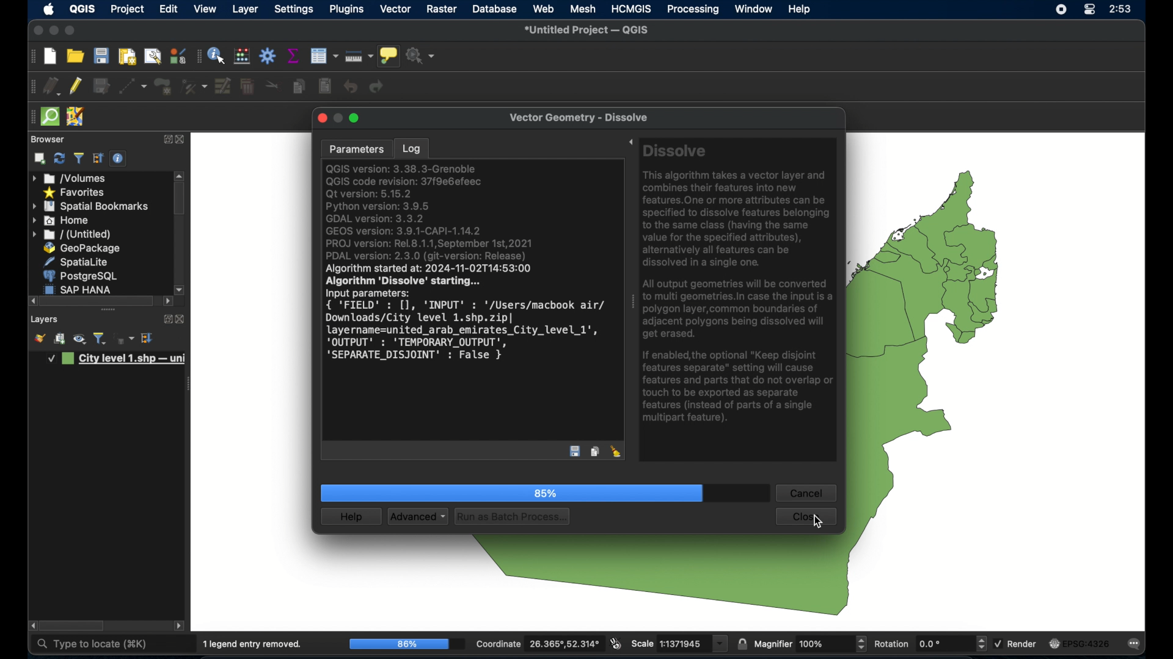 The image size is (1173, 659). I want to click on cut features, so click(272, 85).